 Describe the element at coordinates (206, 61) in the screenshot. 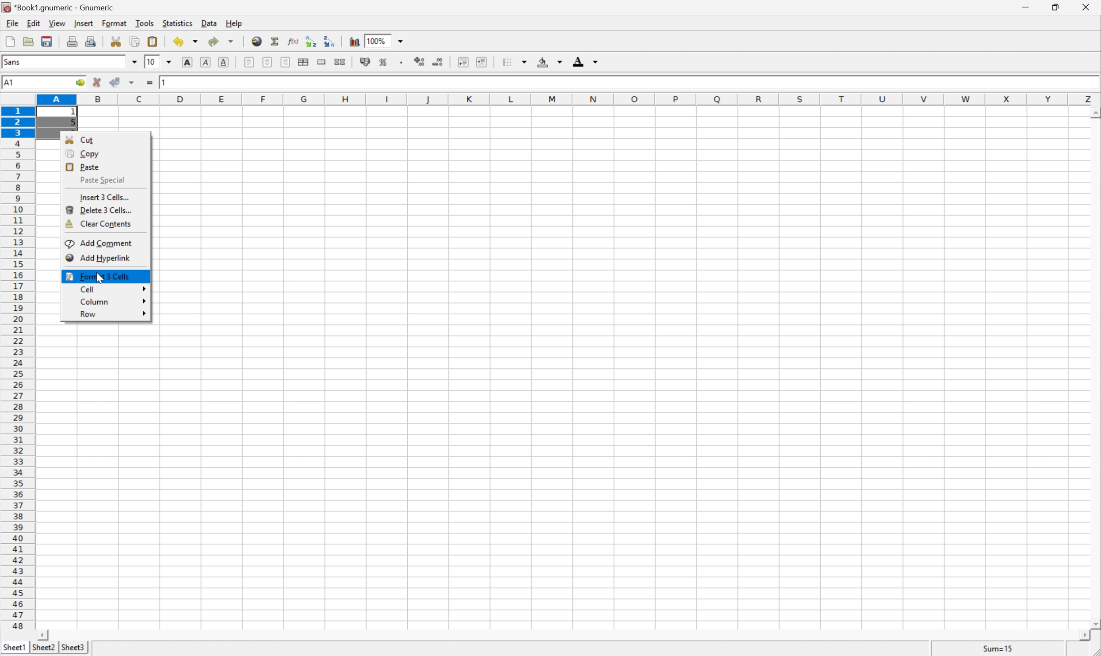

I see `italic` at that location.